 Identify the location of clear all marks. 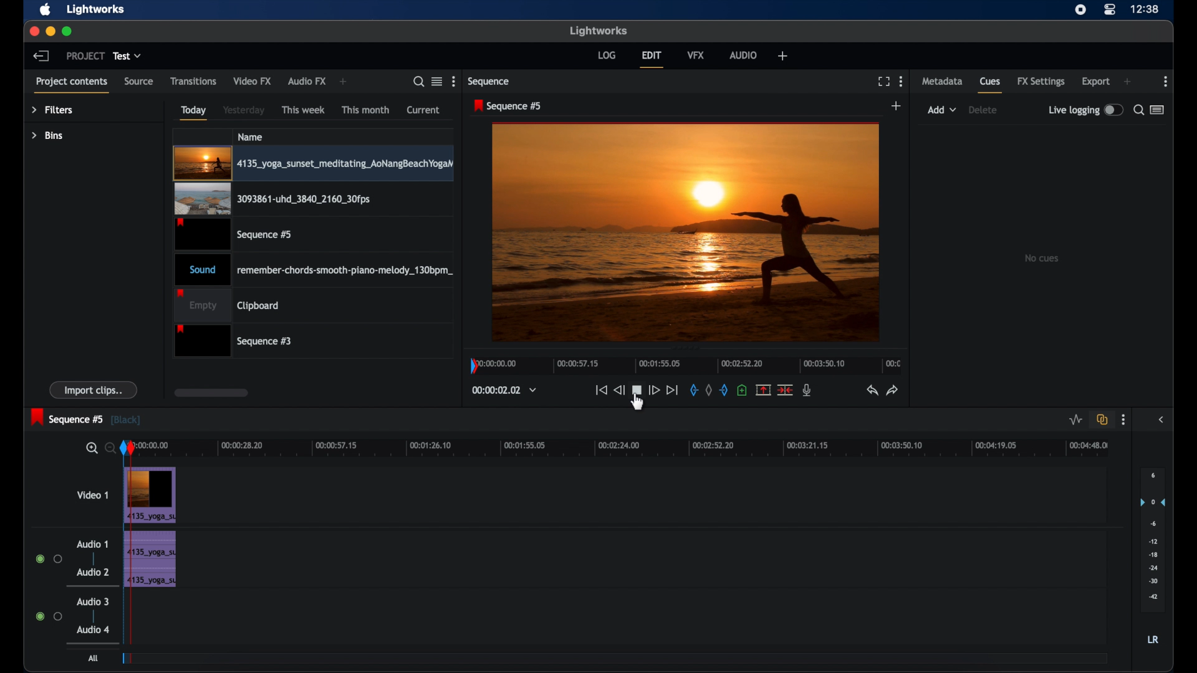
(708, 389).